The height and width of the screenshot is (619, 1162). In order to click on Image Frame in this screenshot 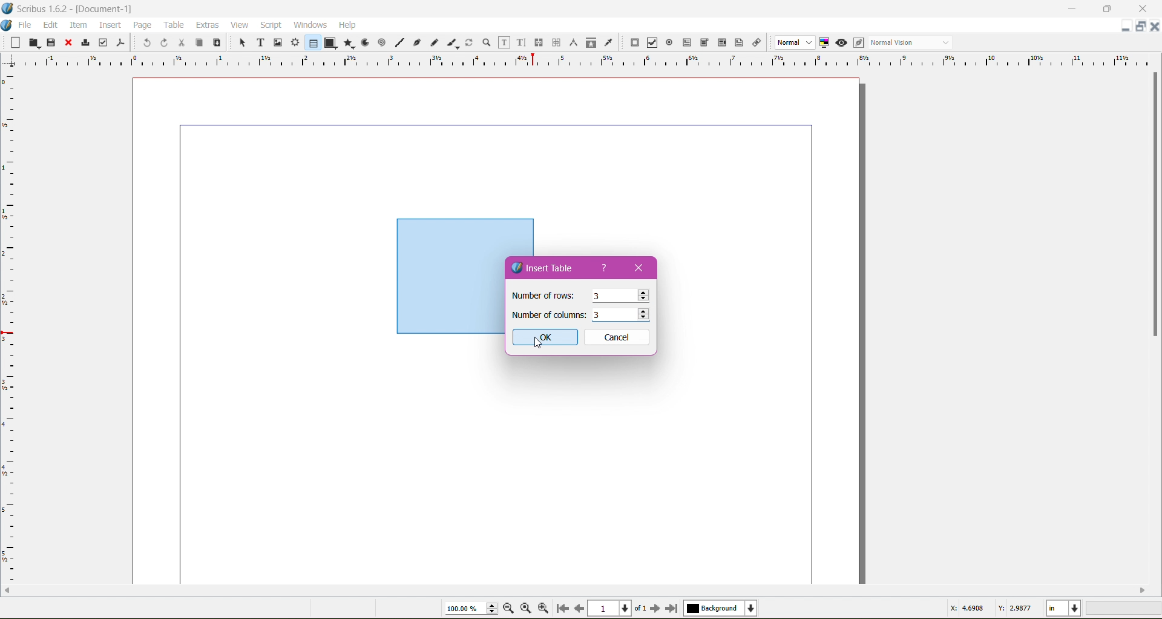, I will do `click(276, 42)`.